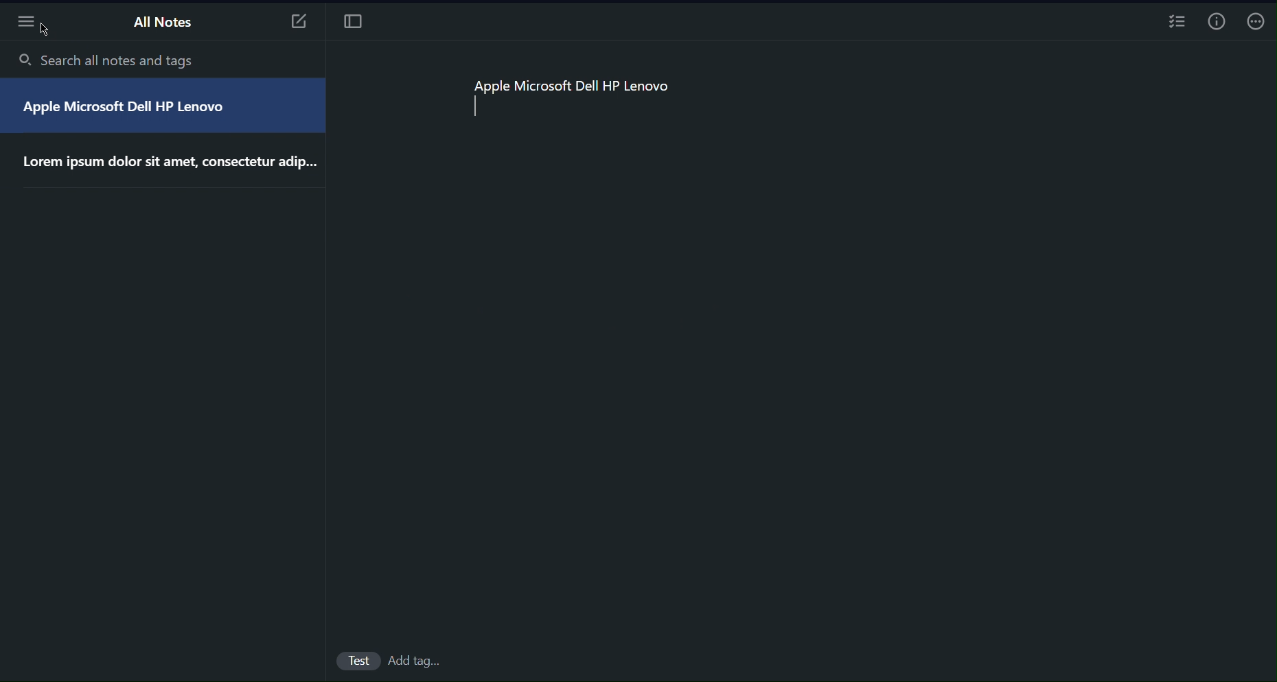 The image size is (1277, 682). Describe the element at coordinates (1256, 21) in the screenshot. I see `More` at that location.